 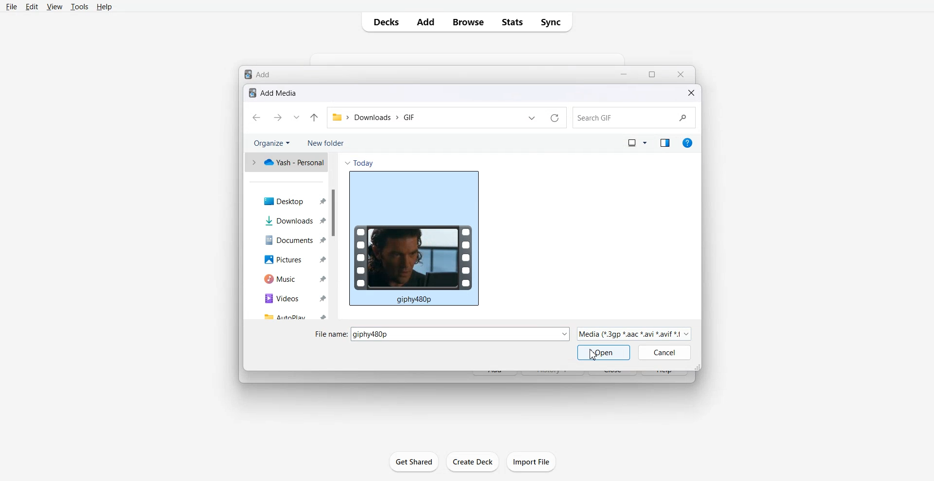 What do you see at coordinates (633, 118) in the screenshot?
I see `Search bar` at bounding box center [633, 118].